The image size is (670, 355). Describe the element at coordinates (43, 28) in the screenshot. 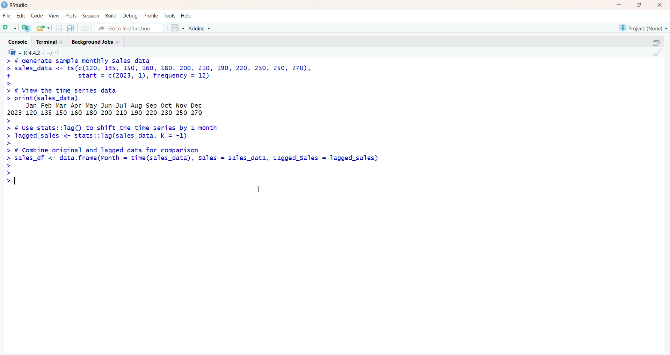

I see `open an existing file` at that location.